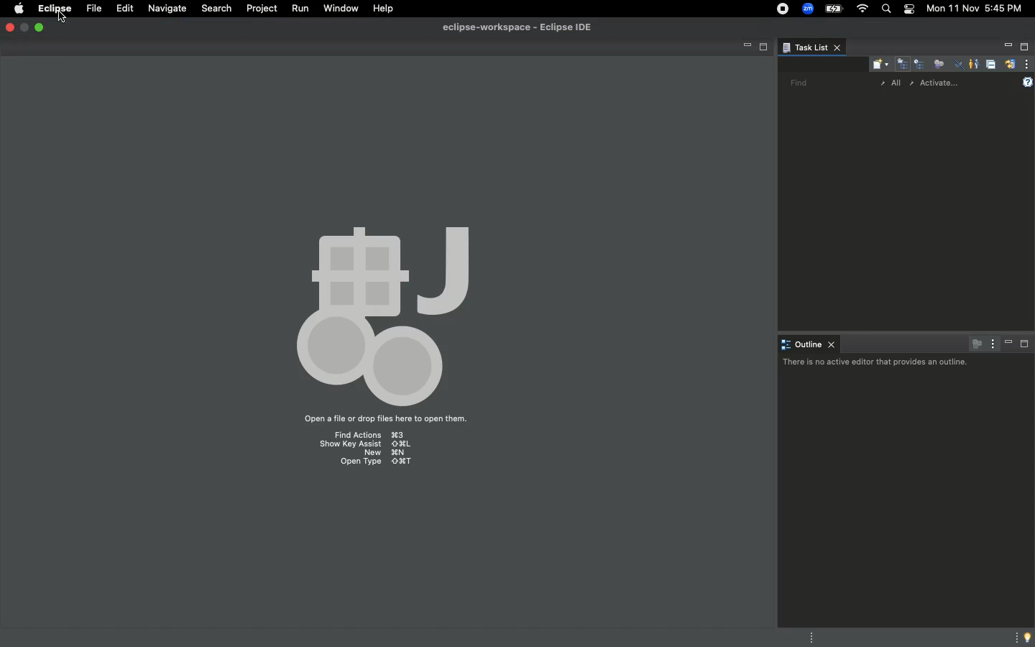 This screenshot has width=1035, height=647. What do you see at coordinates (944, 81) in the screenshot?
I see `Activate` at bounding box center [944, 81].